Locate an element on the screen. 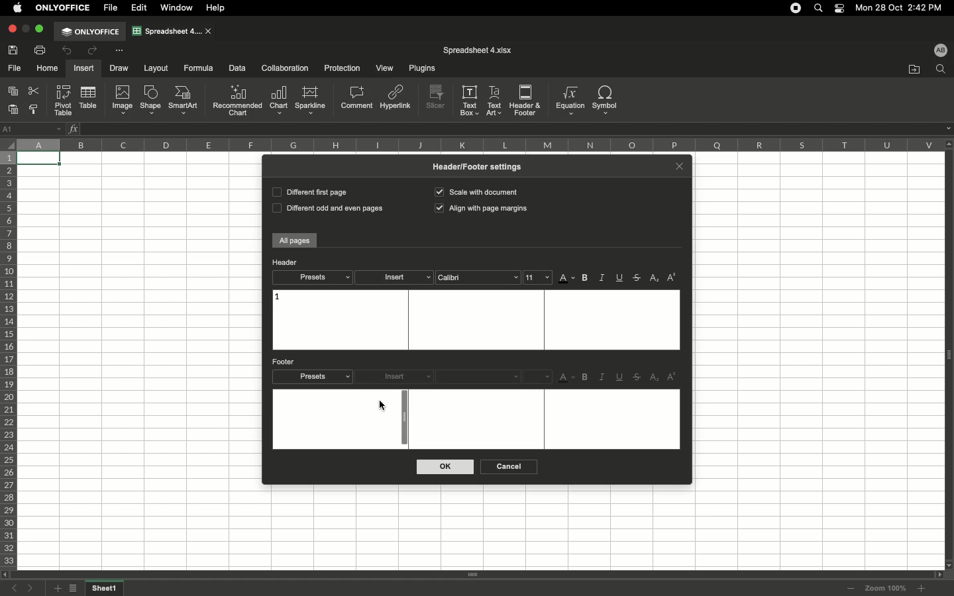 The image size is (954, 596). Insert function is located at coordinates (74, 128).